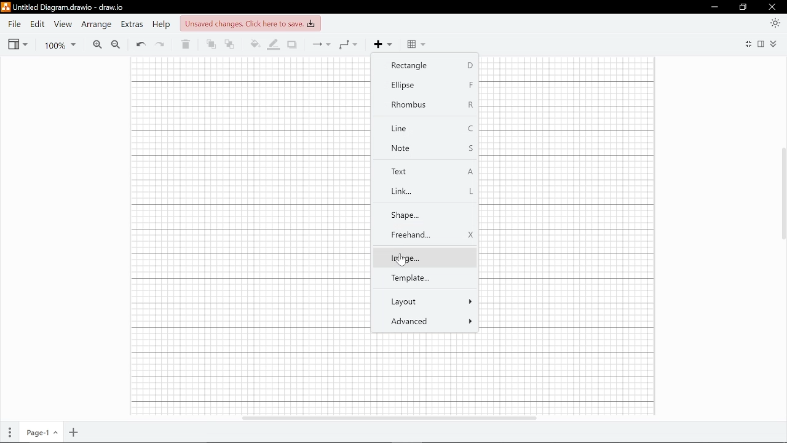 The height and width of the screenshot is (443, 787). I want to click on View, so click(18, 44).